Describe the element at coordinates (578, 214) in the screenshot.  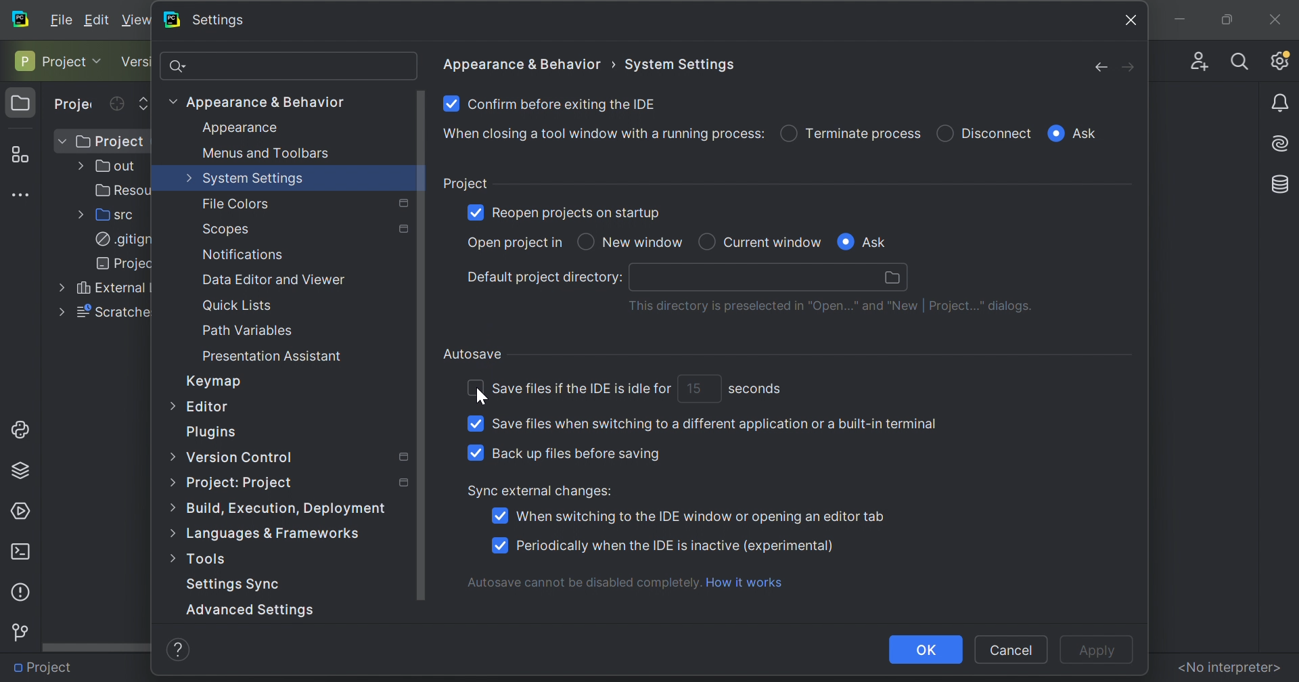
I see `Reopen projects on startup` at that location.